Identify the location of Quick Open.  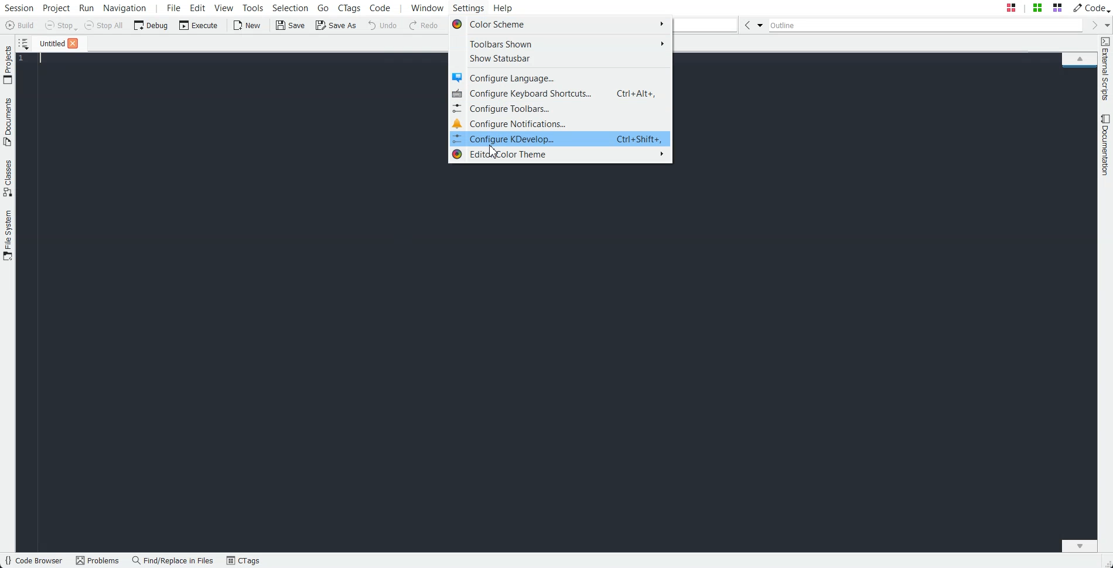
(1034, 8).